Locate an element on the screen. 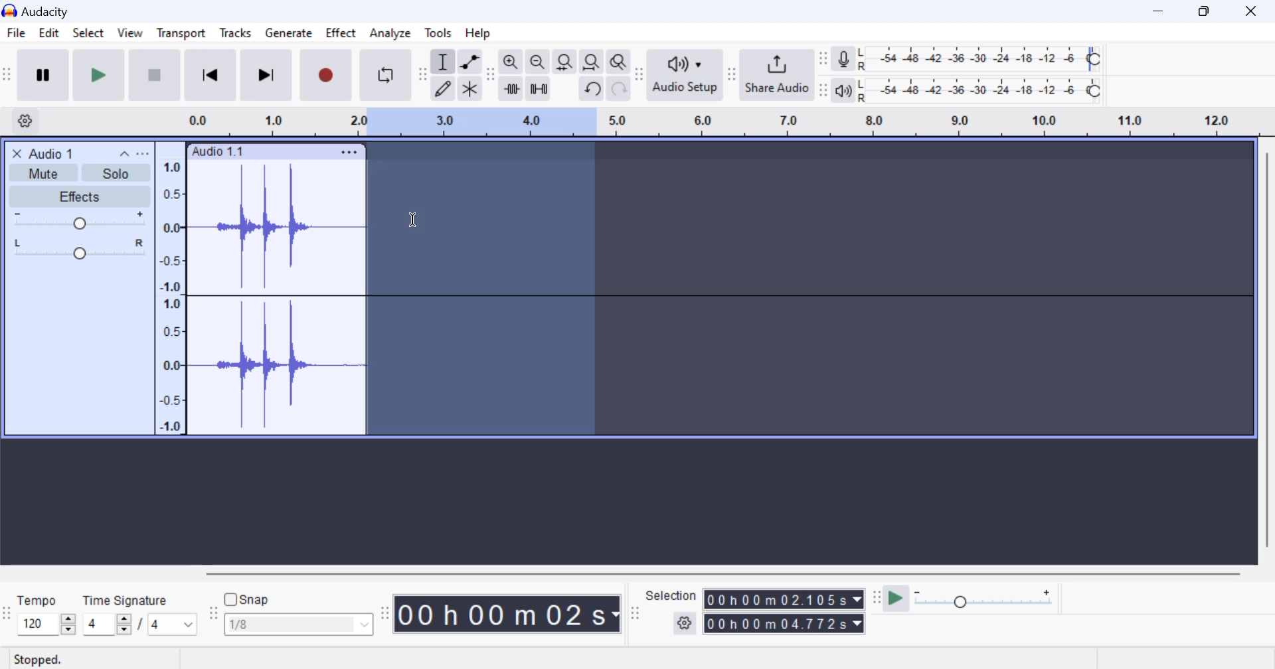  Restore Down is located at coordinates (1160, 11).